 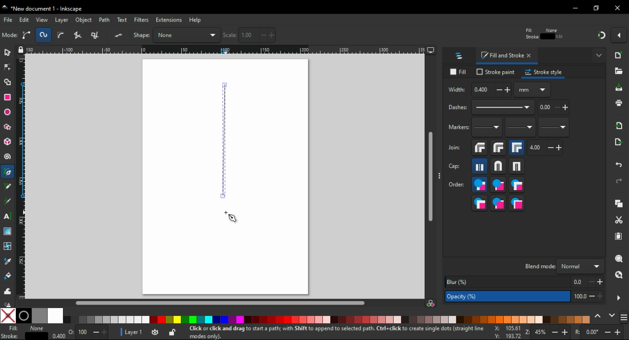 What do you see at coordinates (516, 185) in the screenshot?
I see `fill,markers,strokes` at bounding box center [516, 185].